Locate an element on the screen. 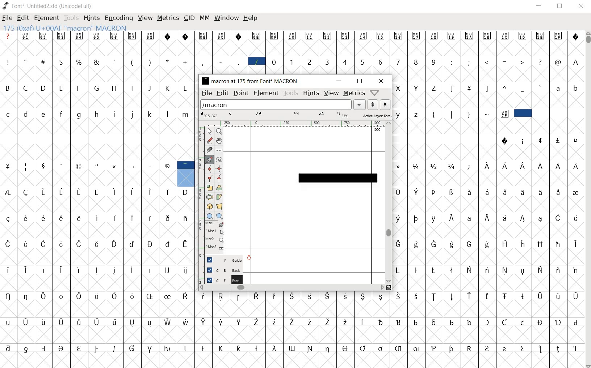  Symbol is located at coordinates (575, 244).